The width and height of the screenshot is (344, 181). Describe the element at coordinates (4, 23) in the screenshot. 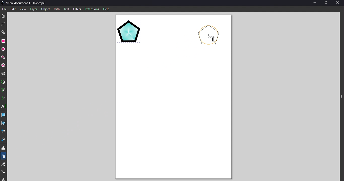

I see `Node tool` at that location.